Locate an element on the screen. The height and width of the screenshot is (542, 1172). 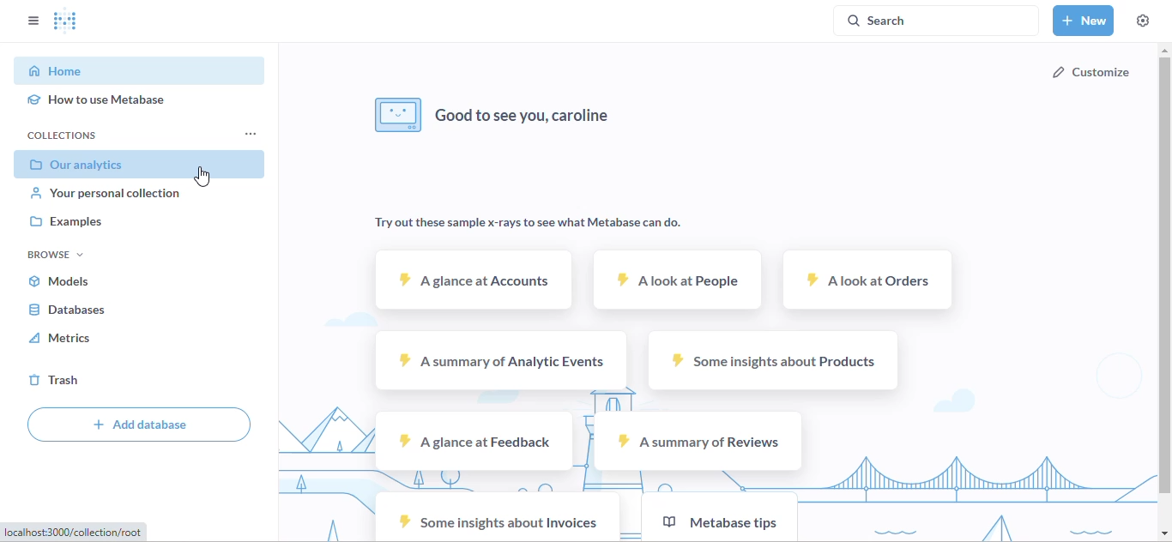
home is located at coordinates (55, 71).